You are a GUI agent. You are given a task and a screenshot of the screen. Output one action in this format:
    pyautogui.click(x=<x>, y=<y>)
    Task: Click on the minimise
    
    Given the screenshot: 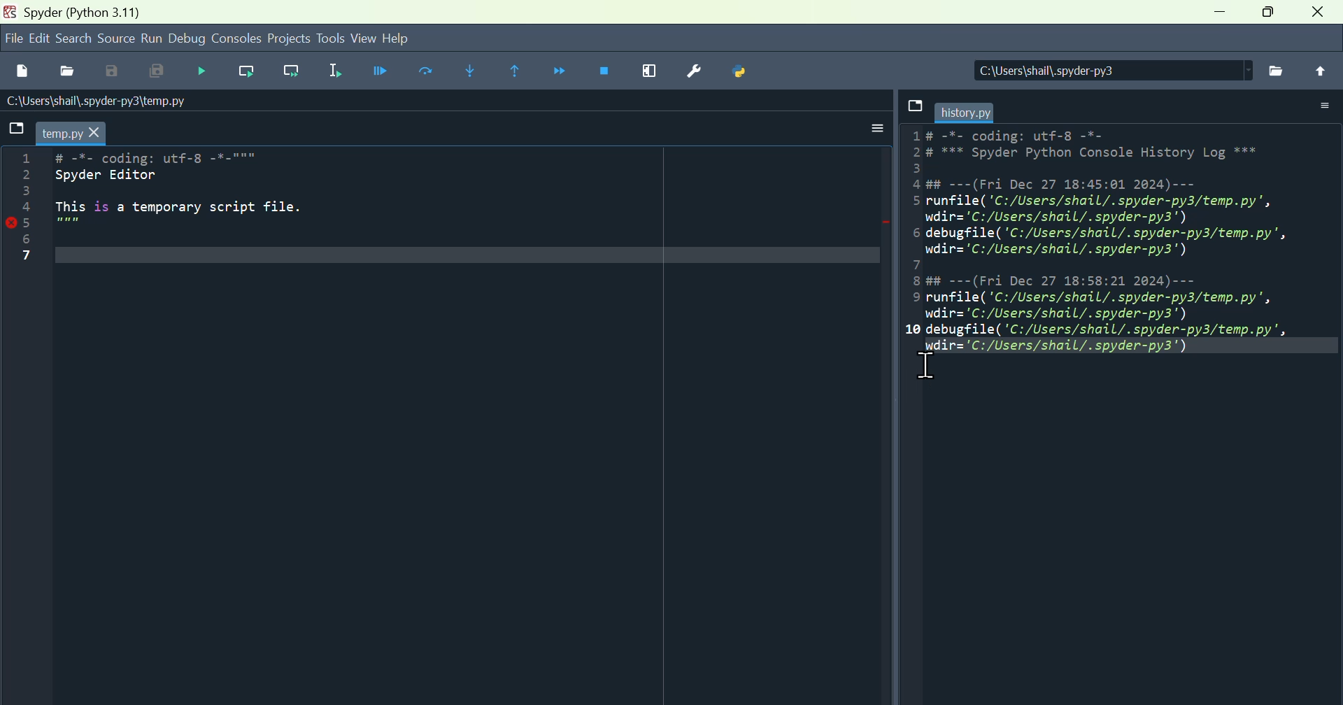 What is the action you would take?
    pyautogui.click(x=1216, y=13)
    